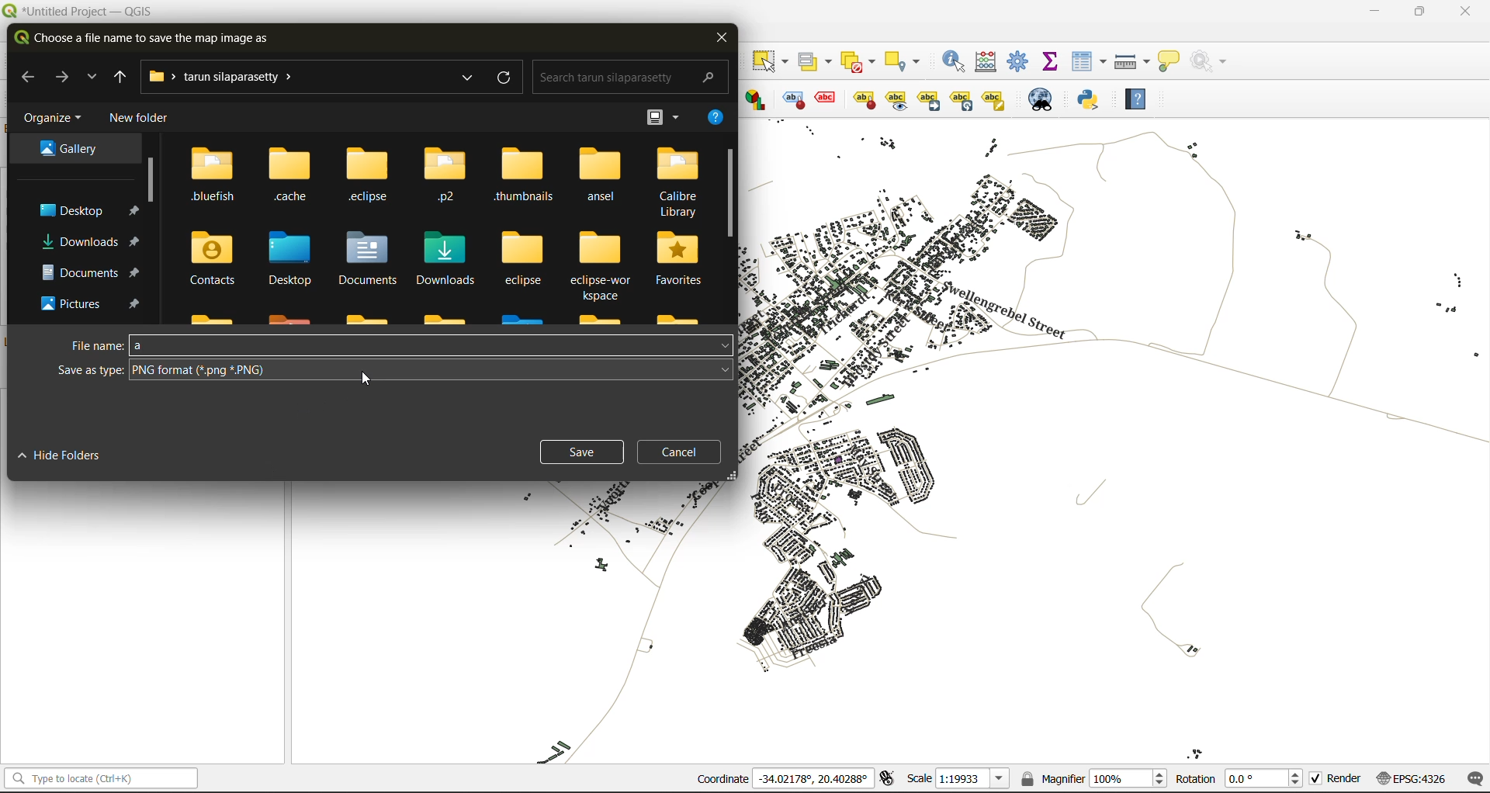  Describe the element at coordinates (1407, 776) in the screenshot. I see `crs` at that location.